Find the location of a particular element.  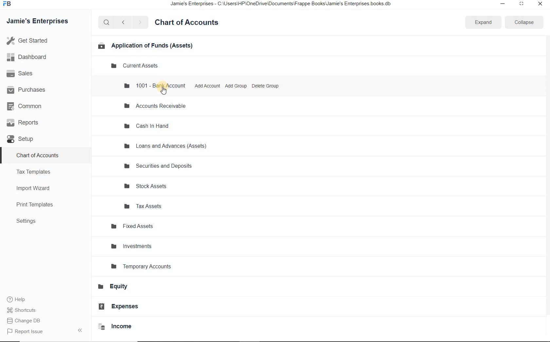

maximize is located at coordinates (521, 4).